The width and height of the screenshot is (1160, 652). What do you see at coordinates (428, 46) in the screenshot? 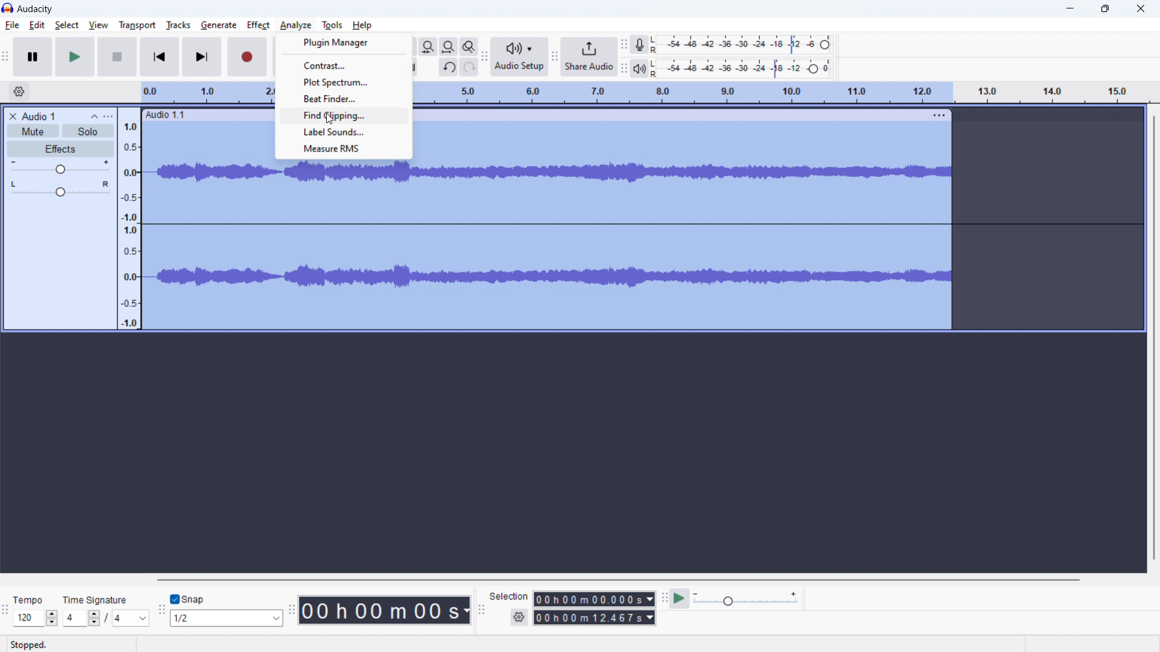
I see `fit selection to width` at bounding box center [428, 46].